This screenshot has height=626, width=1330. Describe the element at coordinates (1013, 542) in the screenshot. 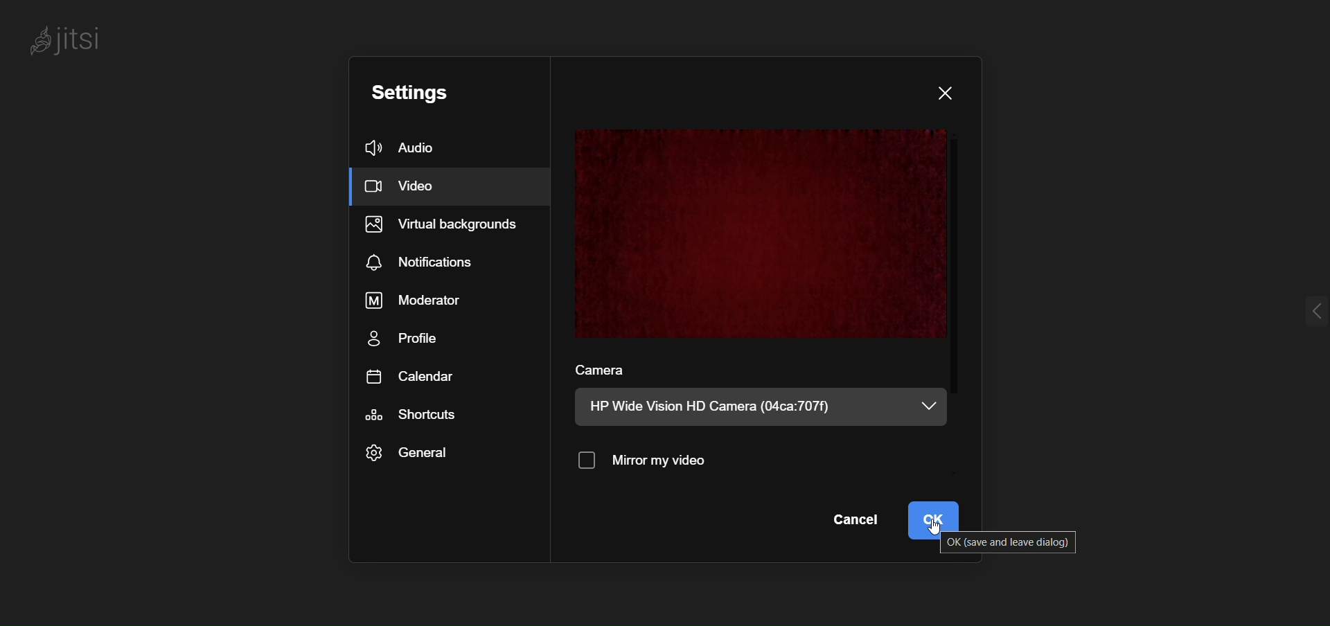

I see `ok (save and leave dialog)` at that location.